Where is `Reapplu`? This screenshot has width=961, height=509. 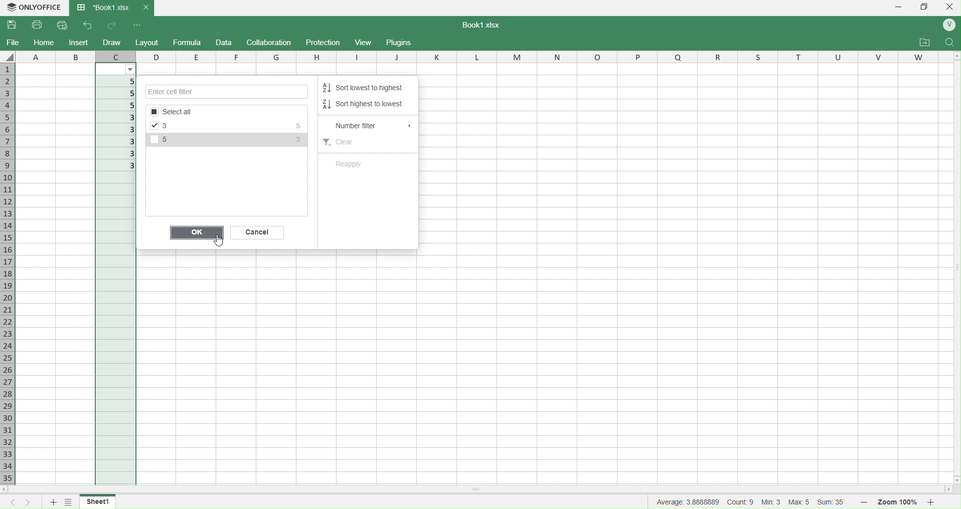 Reapplu is located at coordinates (349, 164).